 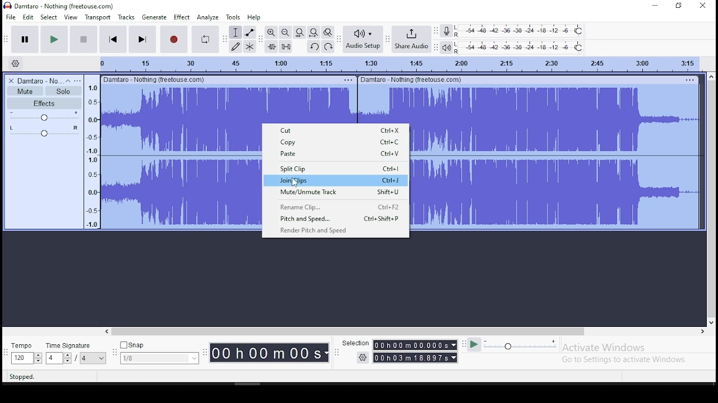 What do you see at coordinates (445, 31) in the screenshot?
I see `record meter` at bounding box center [445, 31].